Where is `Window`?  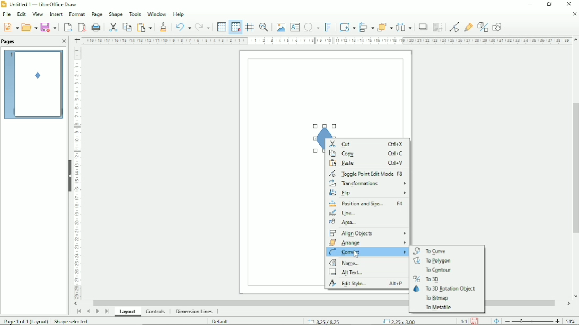 Window is located at coordinates (156, 13).